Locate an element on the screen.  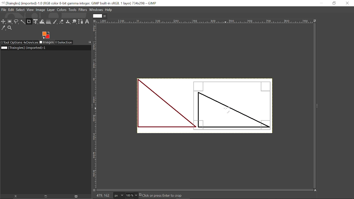
Tools is located at coordinates (72, 10).